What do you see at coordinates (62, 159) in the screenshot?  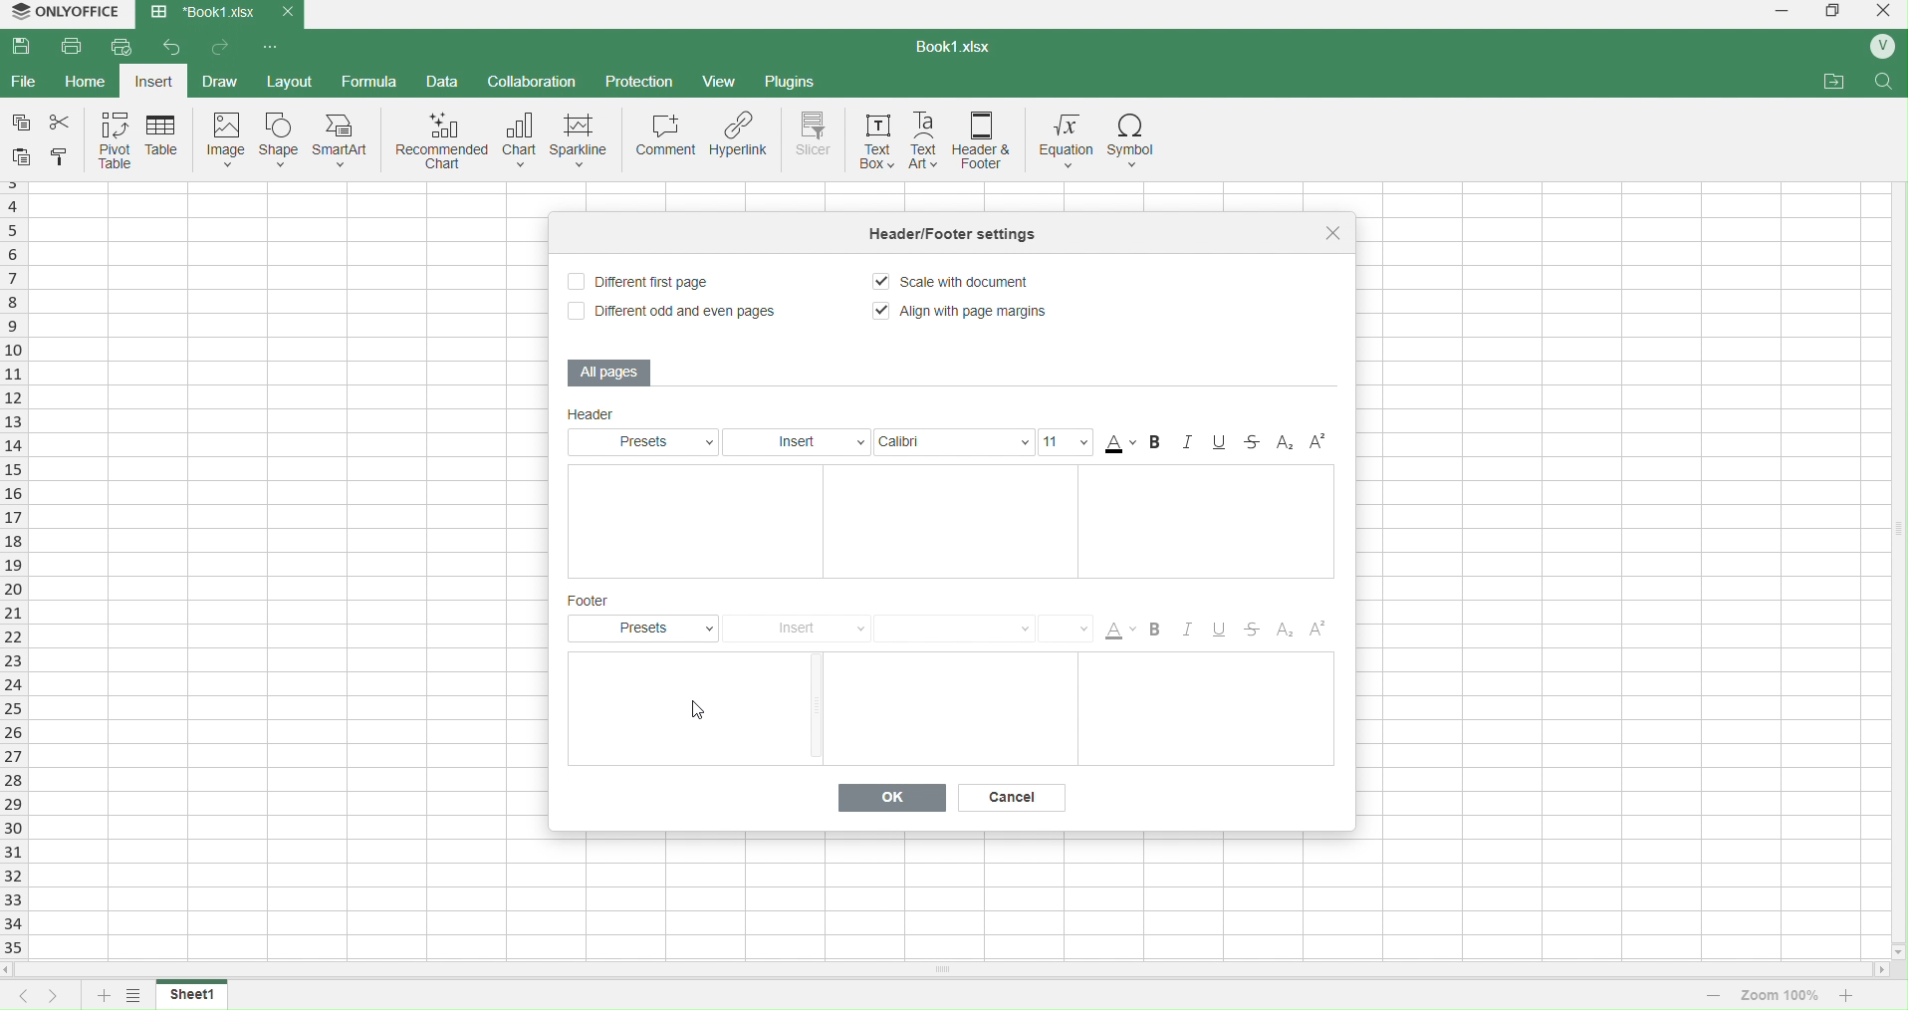 I see `cell color` at bounding box center [62, 159].